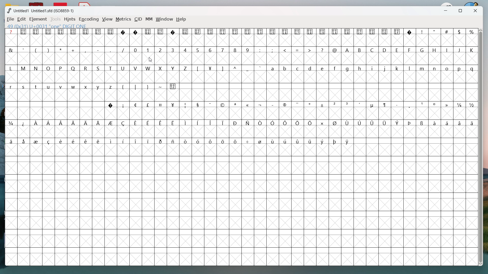 This screenshot has width=488, height=274. Describe the element at coordinates (335, 49) in the screenshot. I see `@` at that location.